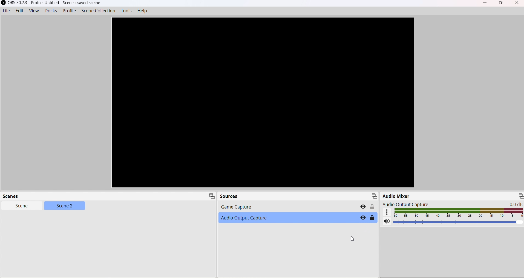 This screenshot has width=524, height=278. I want to click on Minimize, so click(521, 197).